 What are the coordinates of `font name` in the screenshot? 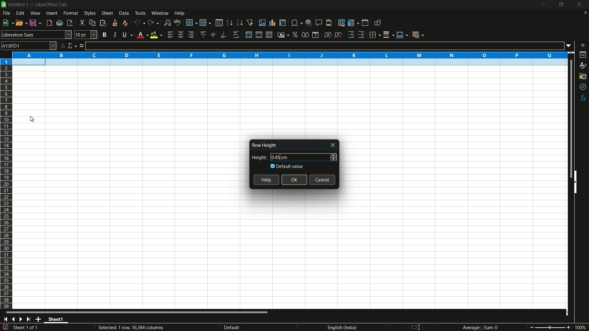 It's located at (37, 35).